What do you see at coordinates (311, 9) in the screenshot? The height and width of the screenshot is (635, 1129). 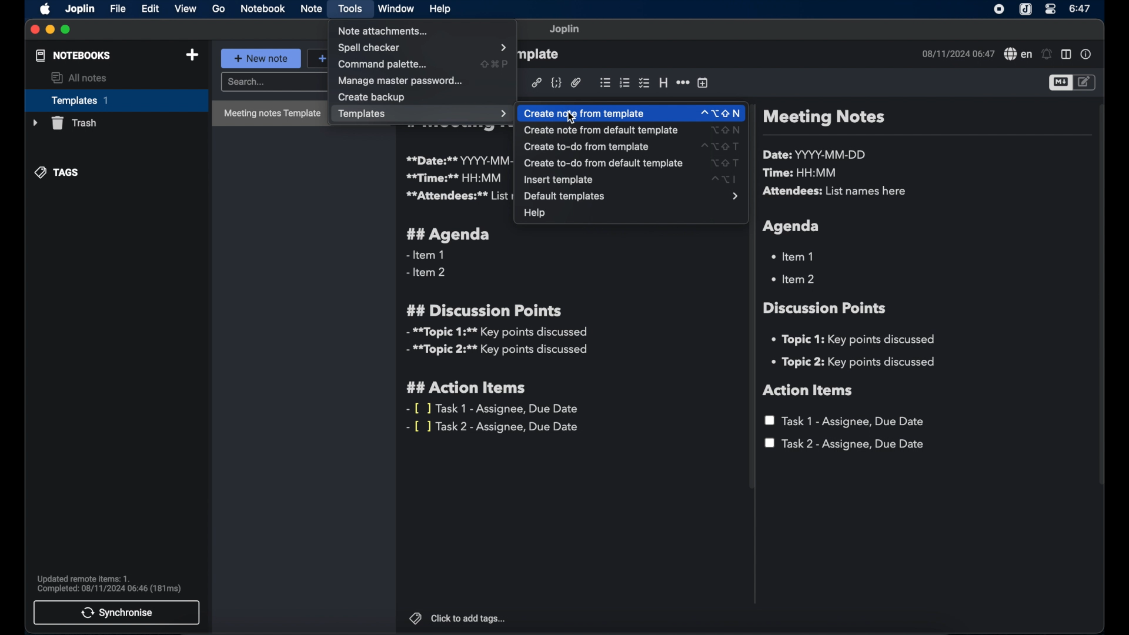 I see `note` at bounding box center [311, 9].